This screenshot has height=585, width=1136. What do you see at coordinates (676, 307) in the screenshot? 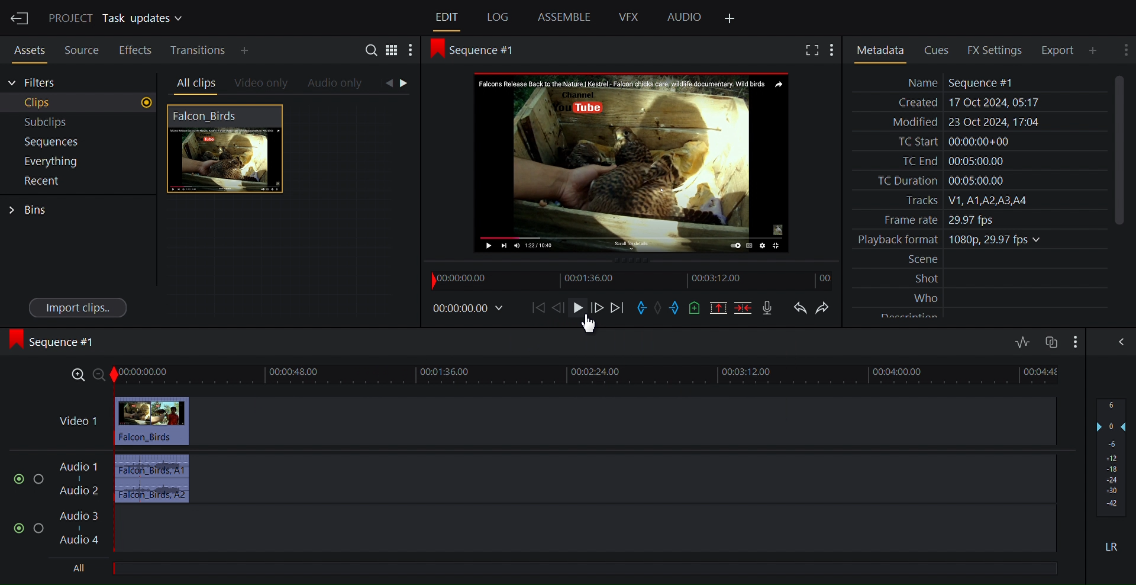
I see `Mark out` at bounding box center [676, 307].